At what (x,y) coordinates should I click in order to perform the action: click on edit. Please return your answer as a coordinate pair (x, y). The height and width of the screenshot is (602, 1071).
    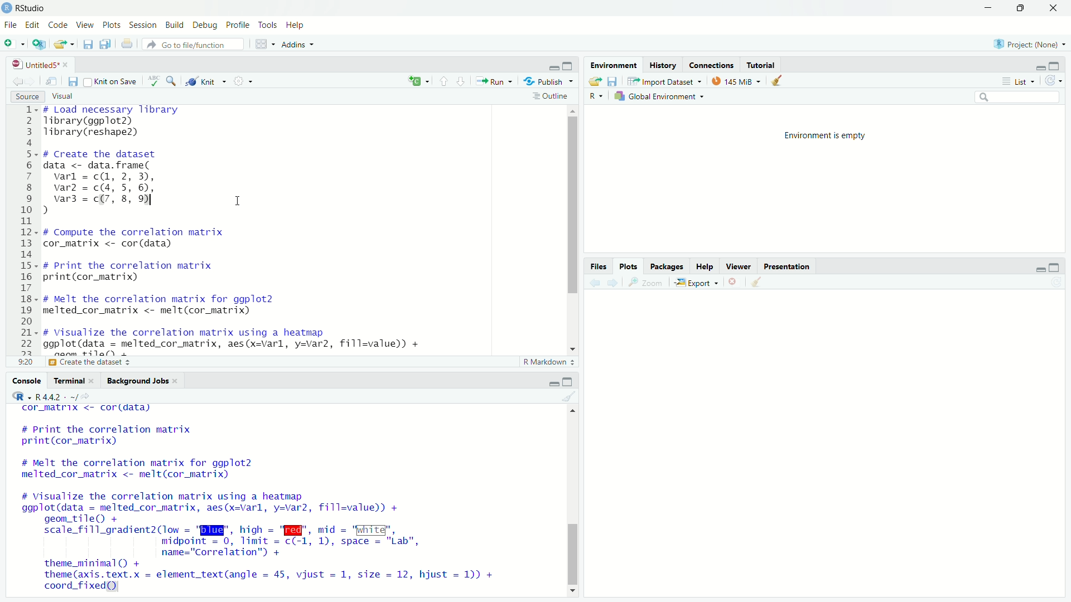
    Looking at the image, I should click on (32, 25).